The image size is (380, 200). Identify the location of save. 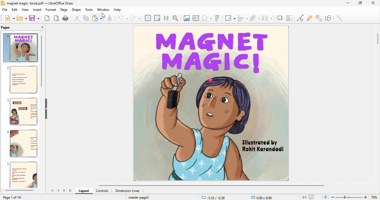
(35, 19).